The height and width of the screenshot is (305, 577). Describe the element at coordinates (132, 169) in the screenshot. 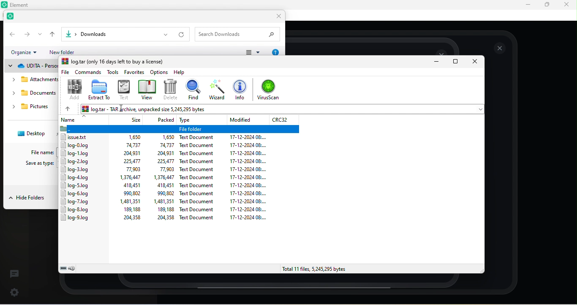

I see `77,903` at that location.